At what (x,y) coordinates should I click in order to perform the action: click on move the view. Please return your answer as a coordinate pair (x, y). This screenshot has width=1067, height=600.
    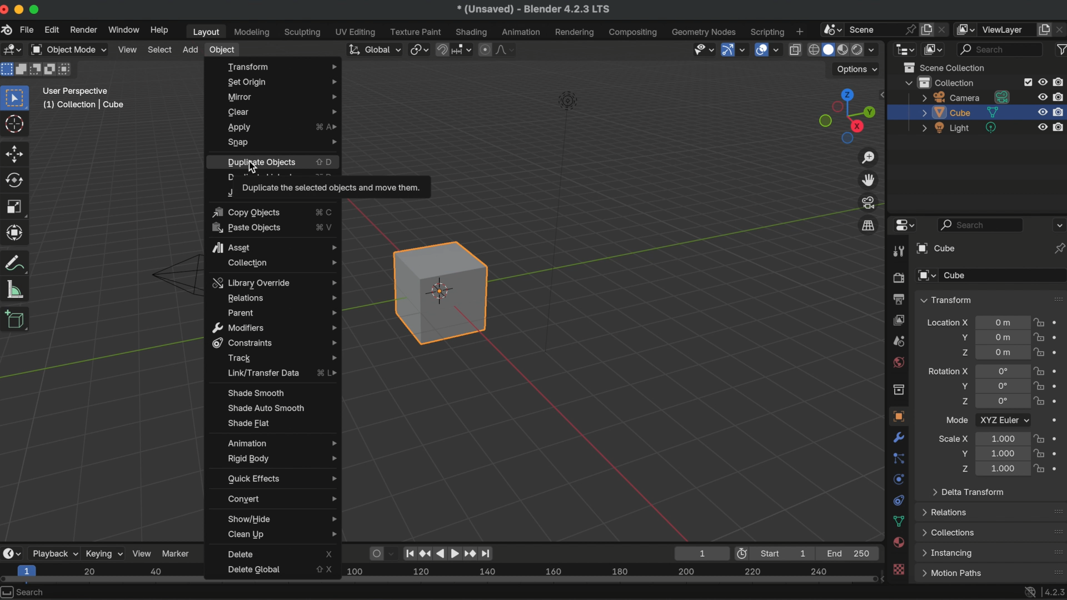
    Looking at the image, I should click on (869, 179).